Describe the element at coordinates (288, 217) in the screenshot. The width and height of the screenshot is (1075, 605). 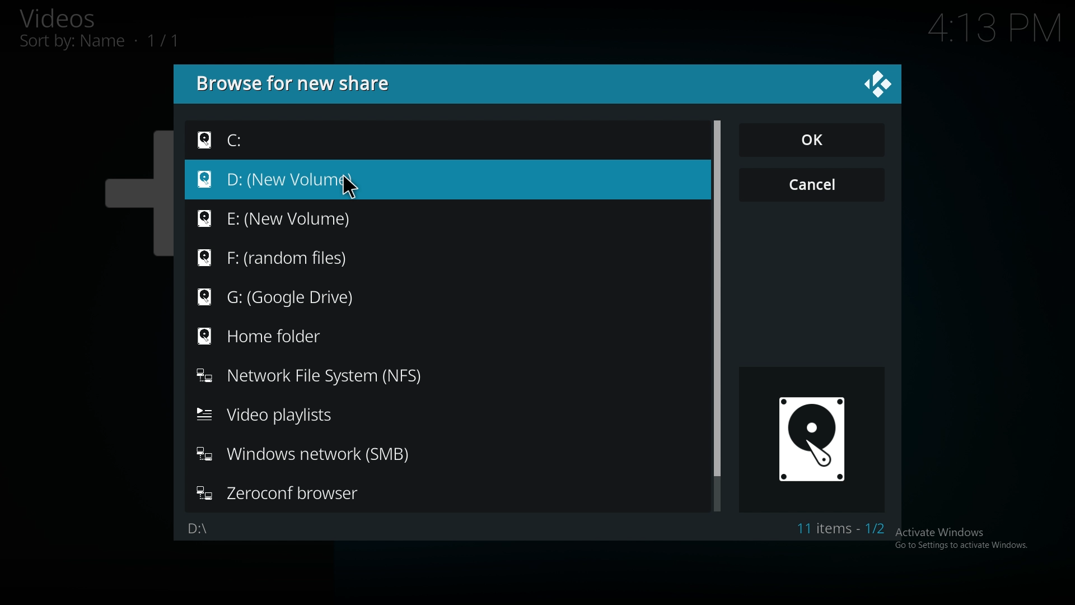
I see `folder` at that location.